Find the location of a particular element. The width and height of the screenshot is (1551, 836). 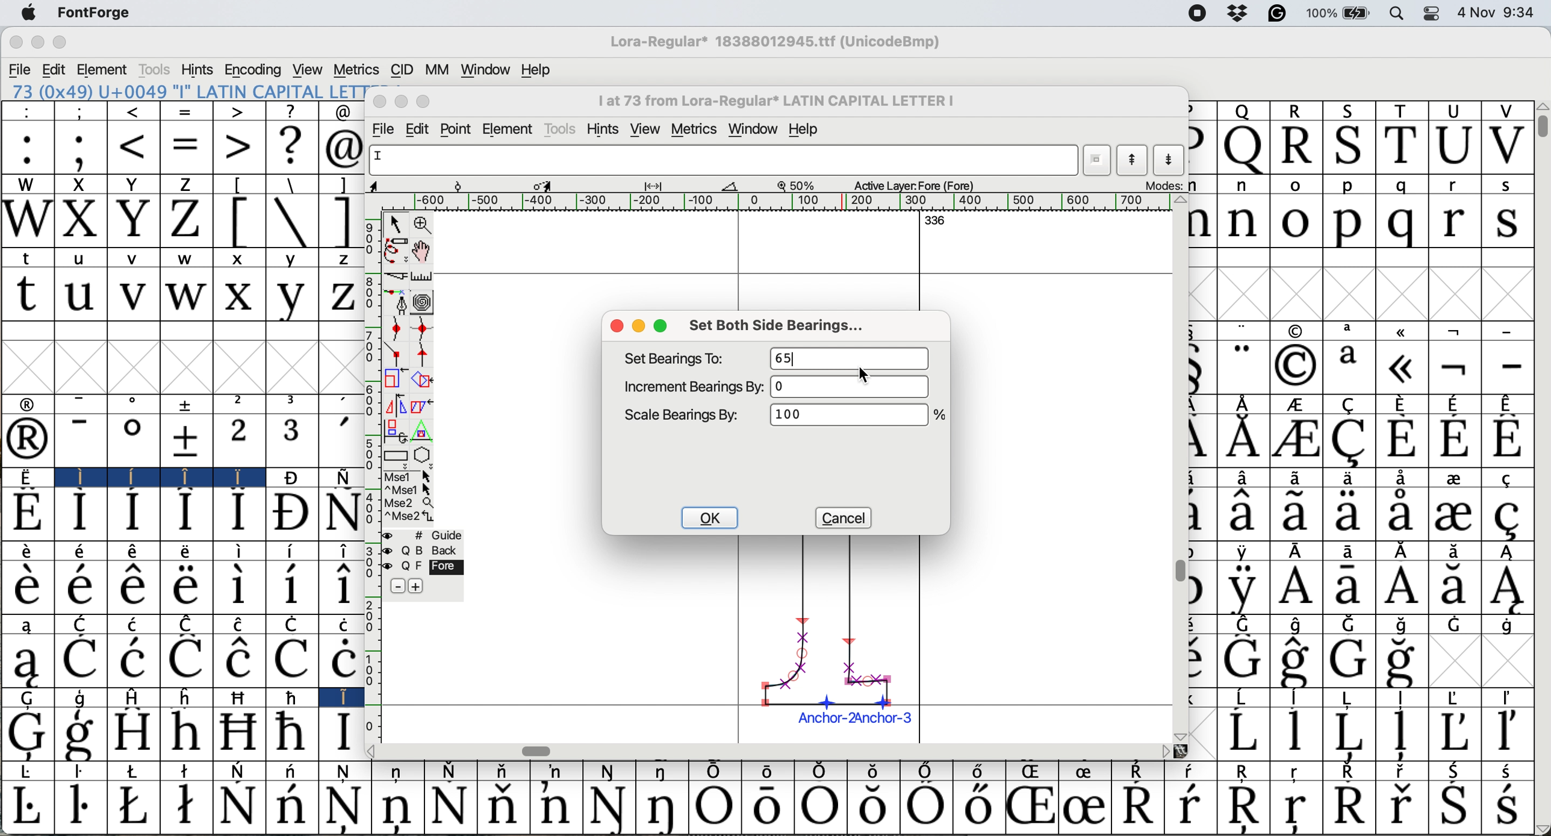

 is located at coordinates (1455, 623).